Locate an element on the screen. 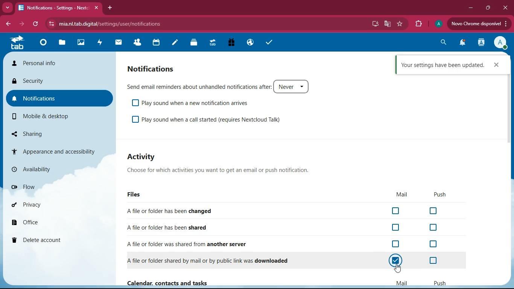  tab is located at coordinates (212, 44).